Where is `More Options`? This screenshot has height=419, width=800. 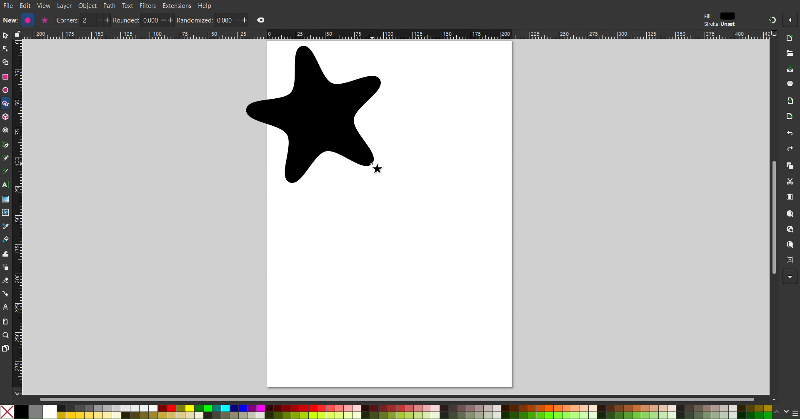
More Options is located at coordinates (790, 277).